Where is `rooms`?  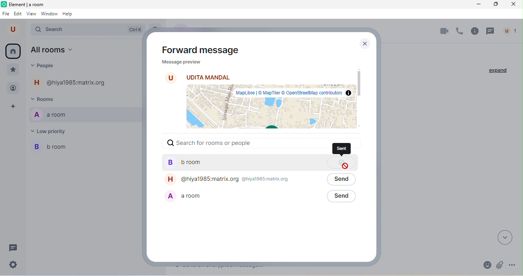 rooms is located at coordinates (47, 99).